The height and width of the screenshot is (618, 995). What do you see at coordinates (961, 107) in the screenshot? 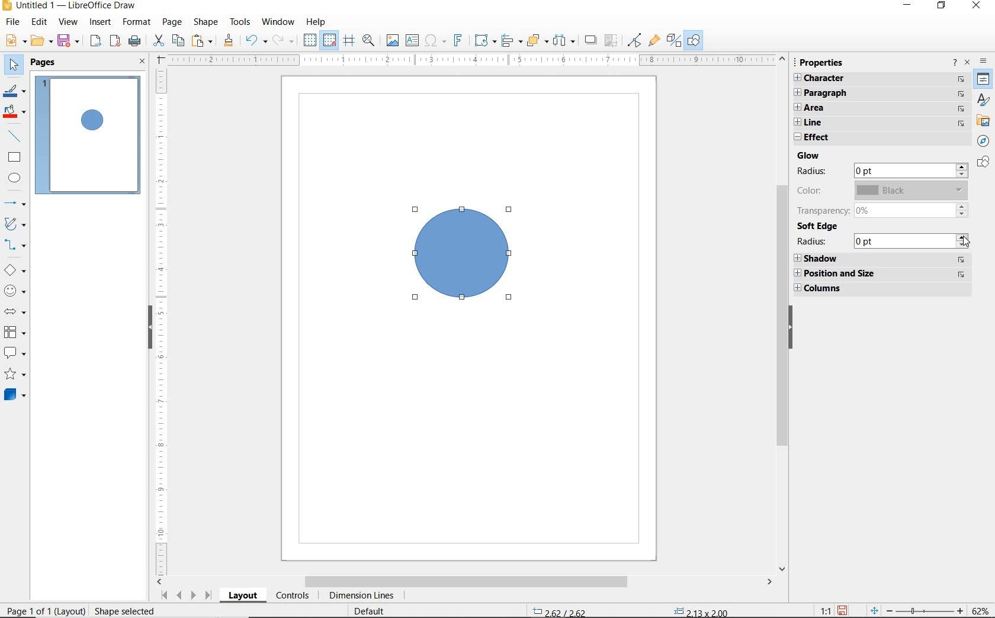
I see `navigate` at bounding box center [961, 107].